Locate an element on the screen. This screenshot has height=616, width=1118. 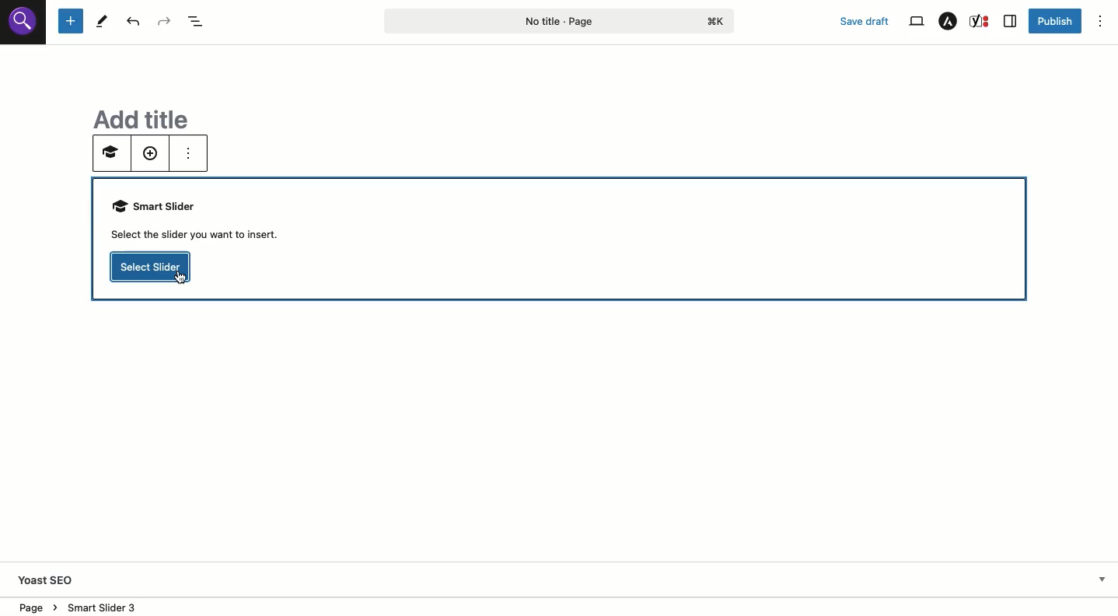
Smart slider is located at coordinates (203, 221).